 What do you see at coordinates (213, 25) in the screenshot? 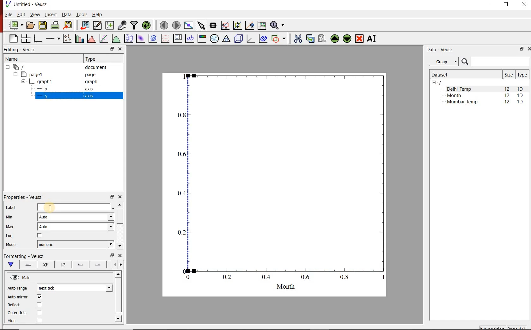
I see `read data points on the graph` at bounding box center [213, 25].